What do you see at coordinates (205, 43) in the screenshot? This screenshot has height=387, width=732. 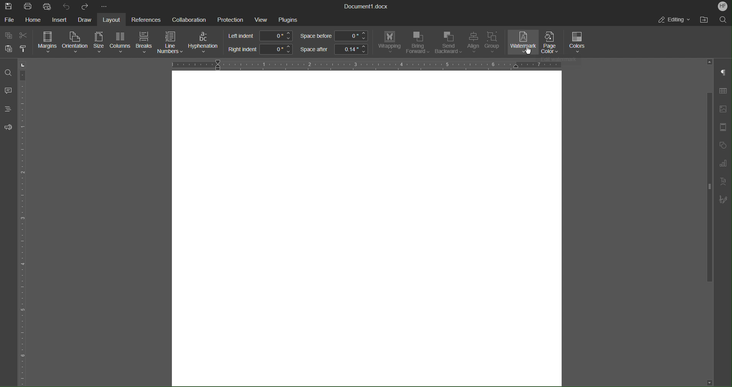 I see `Hyphenation` at bounding box center [205, 43].